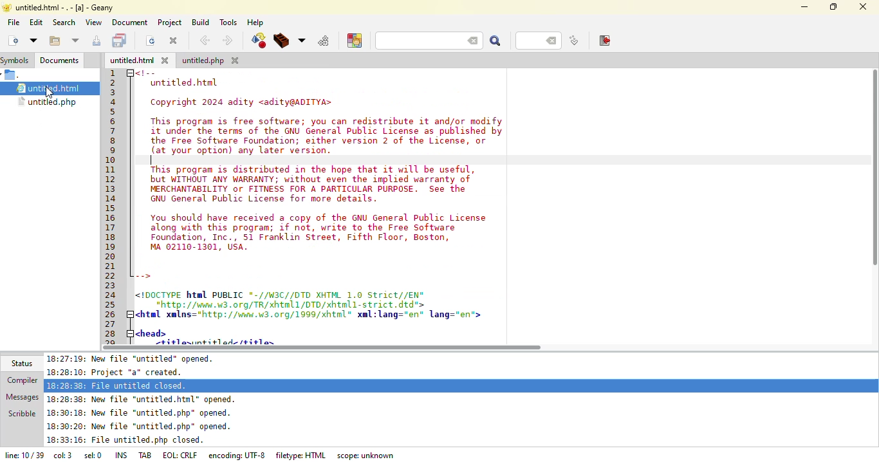  What do you see at coordinates (22, 379) in the screenshot?
I see `compiler` at bounding box center [22, 379].